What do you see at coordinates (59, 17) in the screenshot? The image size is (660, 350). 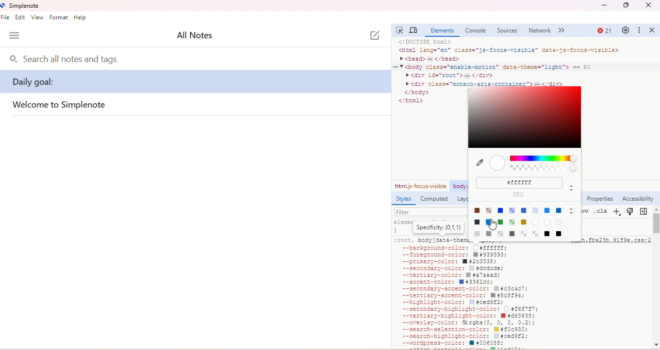 I see `format` at bounding box center [59, 17].